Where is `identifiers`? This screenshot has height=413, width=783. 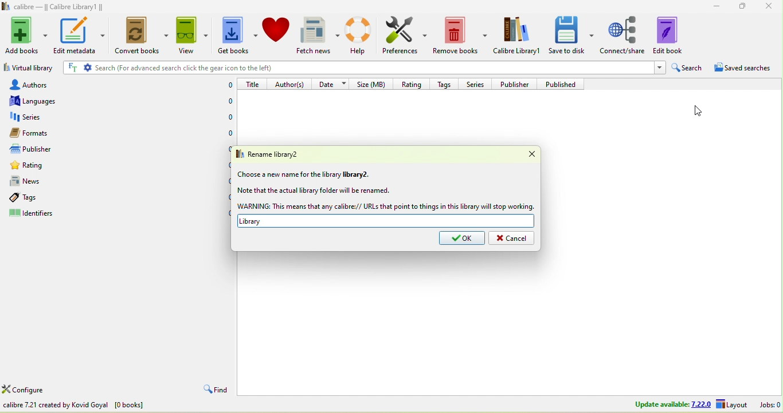
identifiers is located at coordinates (43, 215).